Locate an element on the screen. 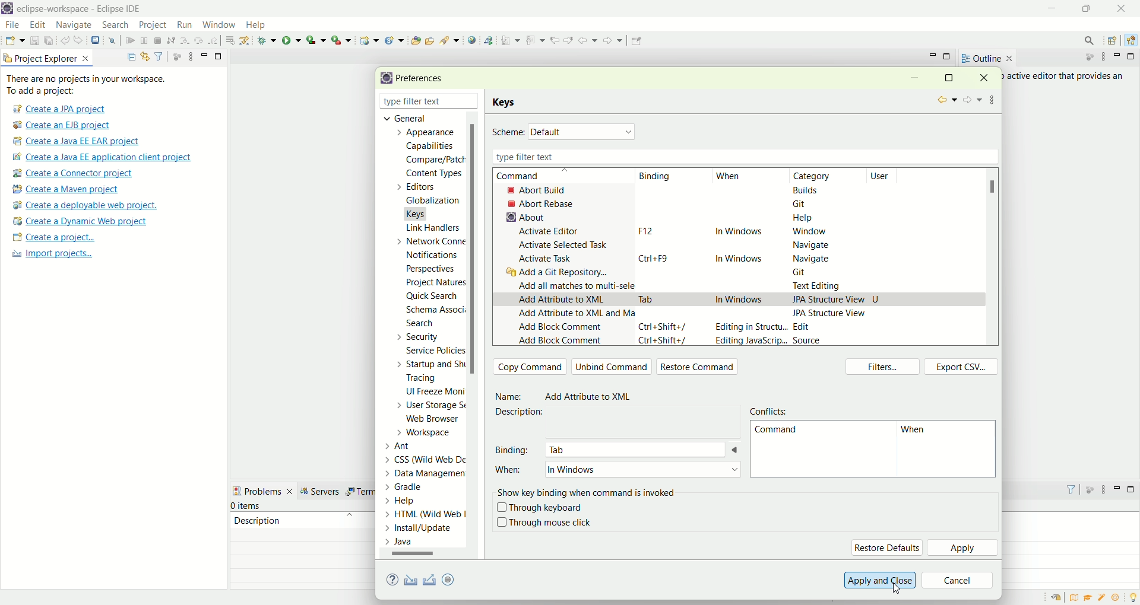 The image size is (1140, 605). capabilities is located at coordinates (432, 147).